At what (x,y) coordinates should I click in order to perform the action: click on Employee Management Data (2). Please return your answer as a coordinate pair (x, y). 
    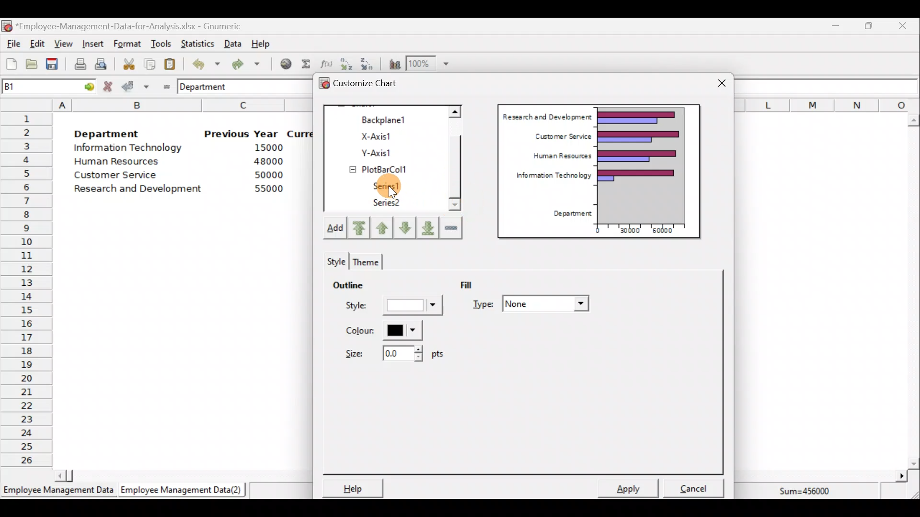
    Looking at the image, I should click on (184, 490).